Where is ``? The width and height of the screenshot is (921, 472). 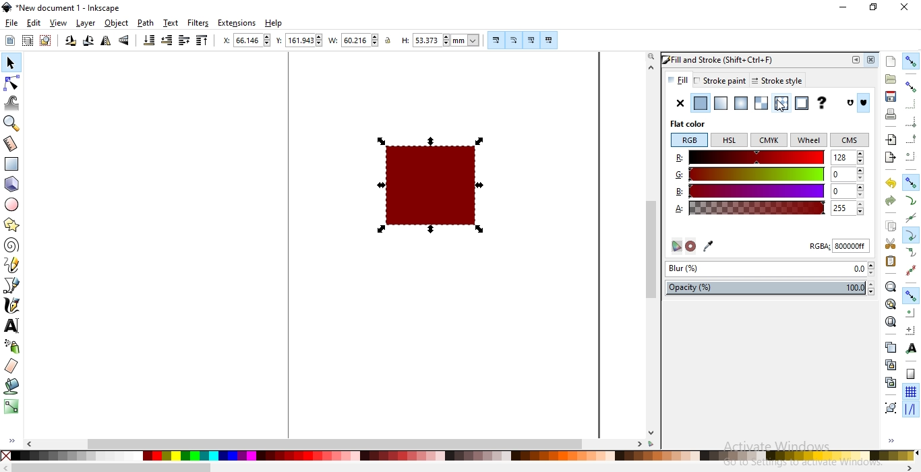
 is located at coordinates (112, 467).